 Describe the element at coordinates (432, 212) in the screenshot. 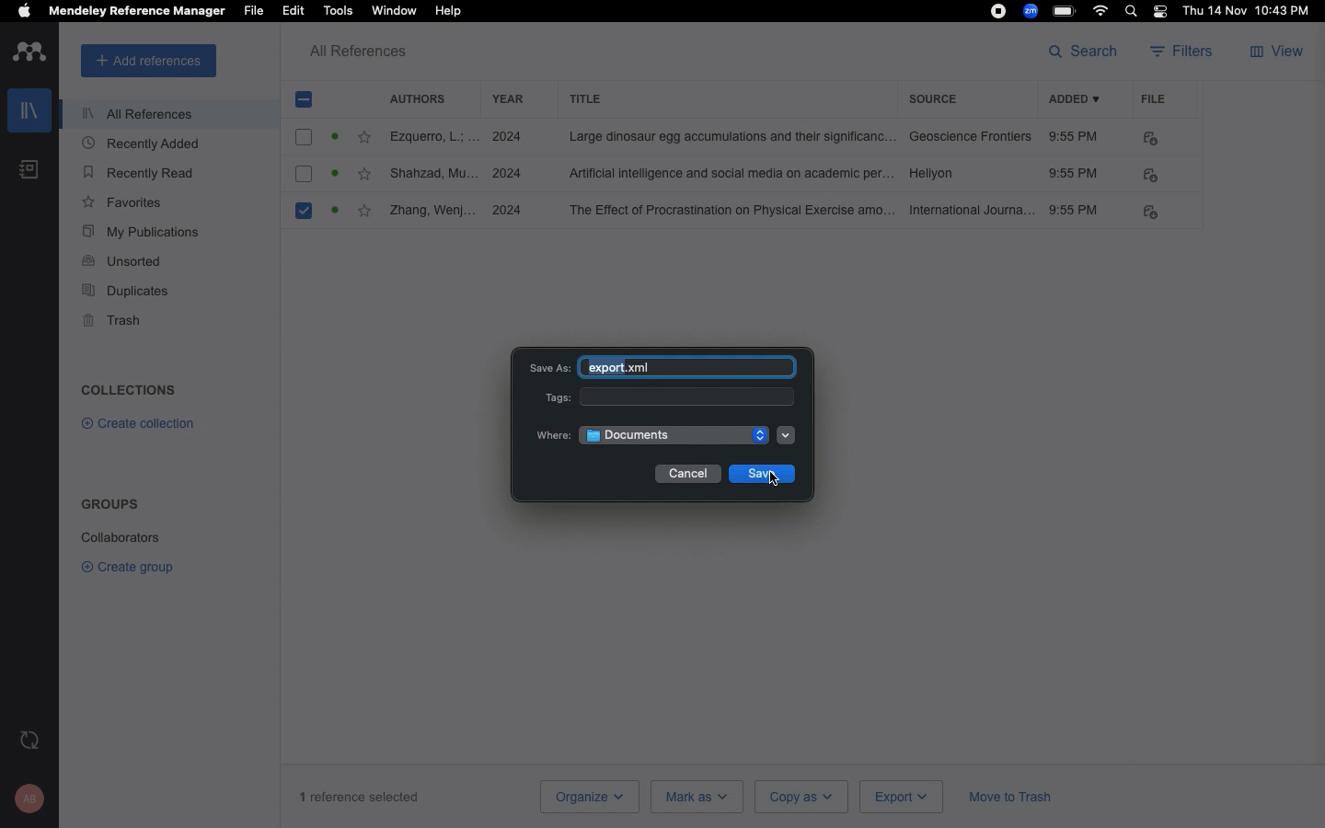

I see `Zhang` at that location.